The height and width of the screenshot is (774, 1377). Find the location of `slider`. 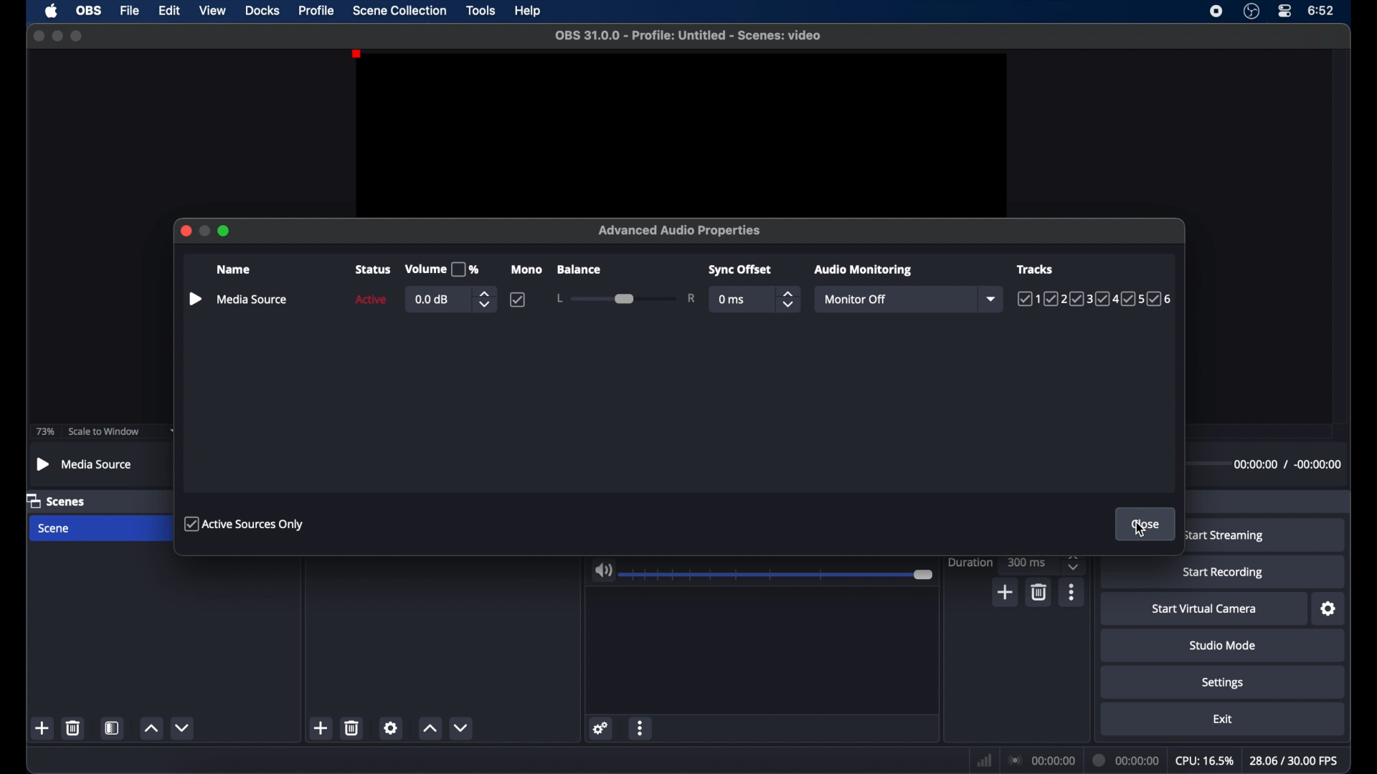

slider is located at coordinates (778, 575).